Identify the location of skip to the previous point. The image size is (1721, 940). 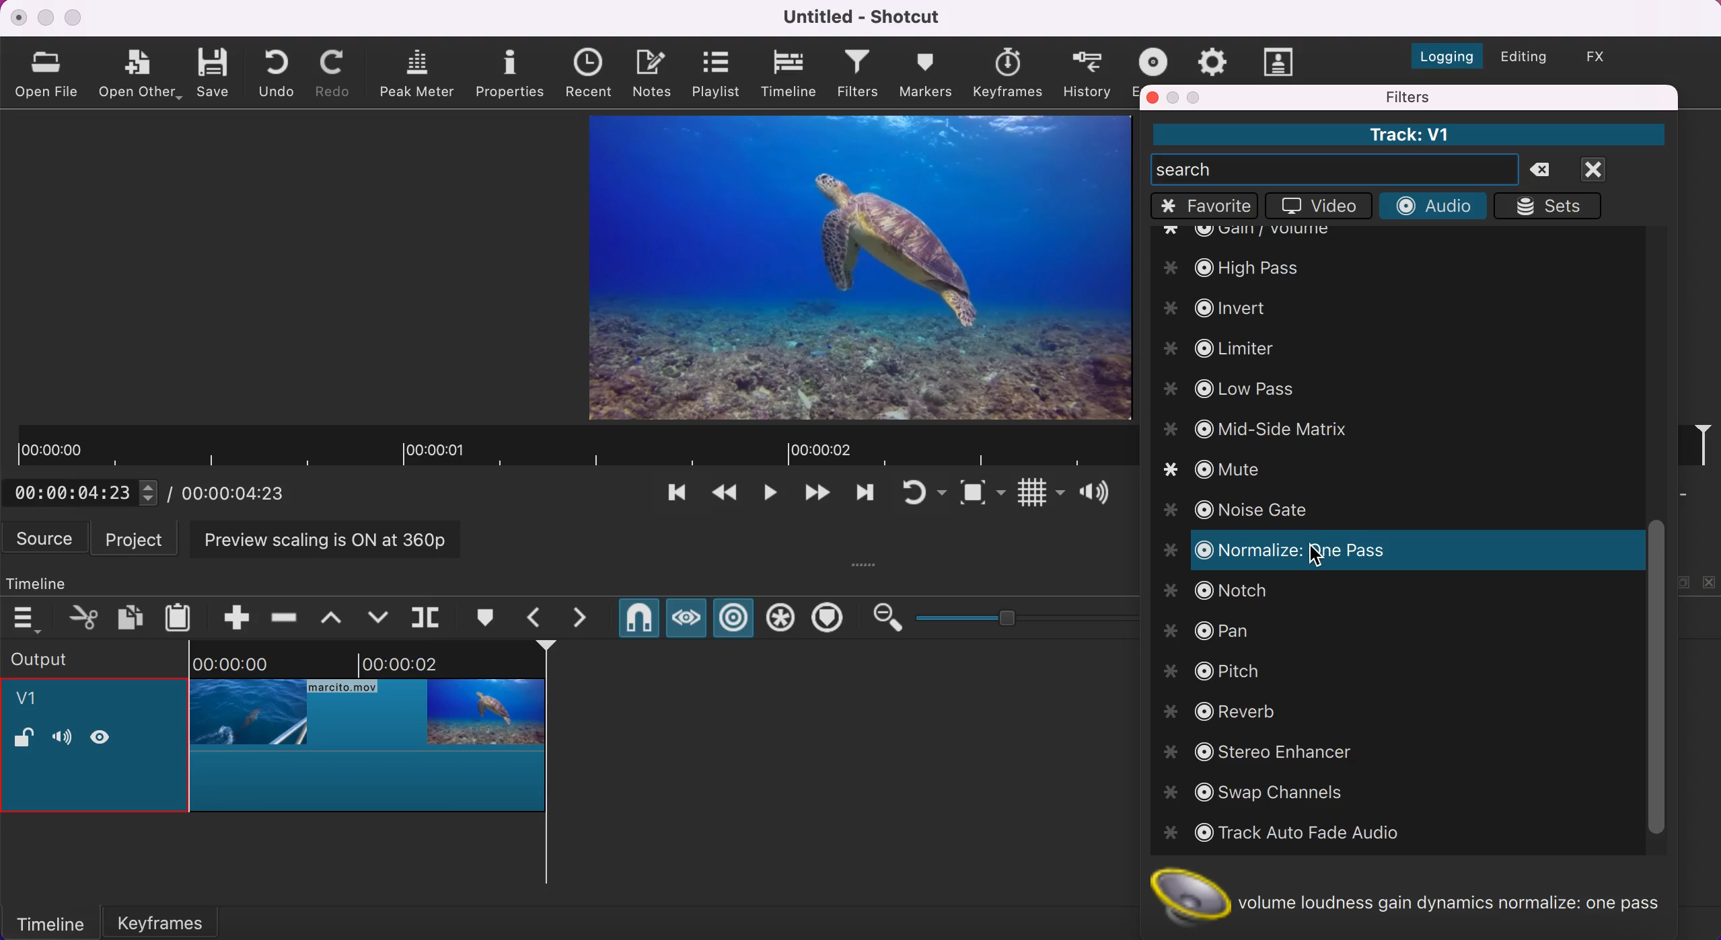
(671, 496).